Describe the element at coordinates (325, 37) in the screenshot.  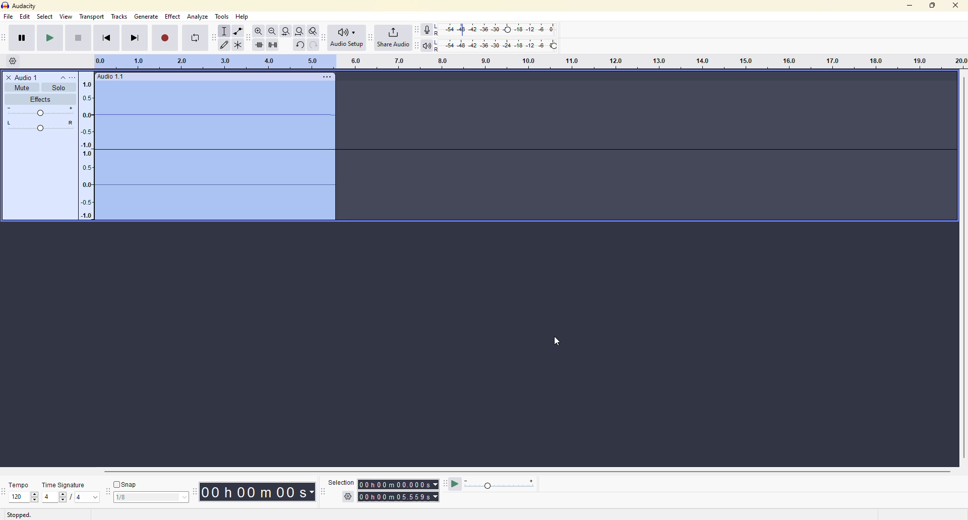
I see `audio setup toolbar` at that location.